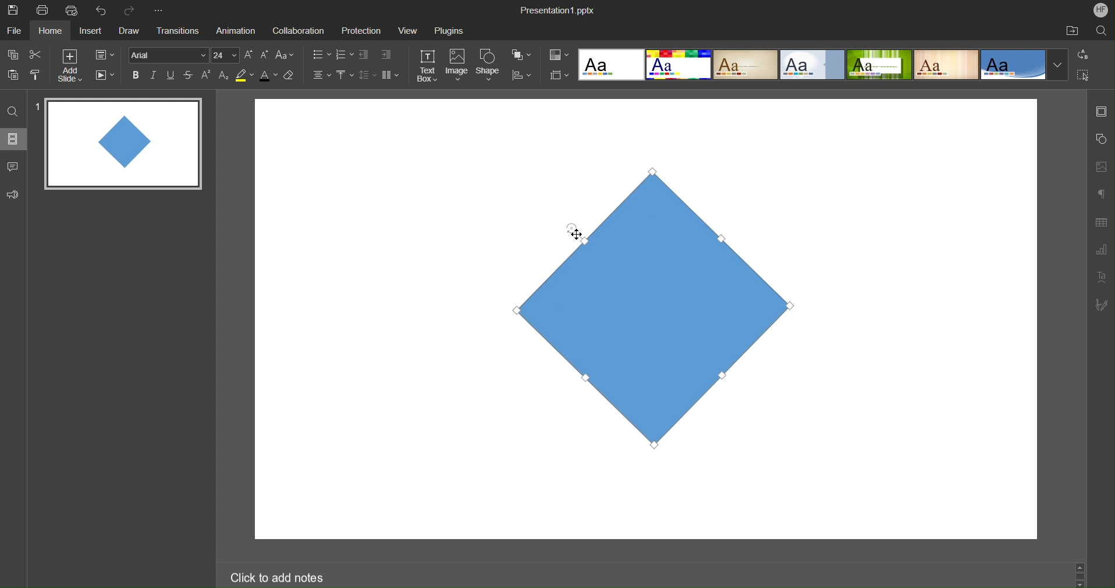 The height and width of the screenshot is (588, 1115). I want to click on Font Size, so click(225, 56).